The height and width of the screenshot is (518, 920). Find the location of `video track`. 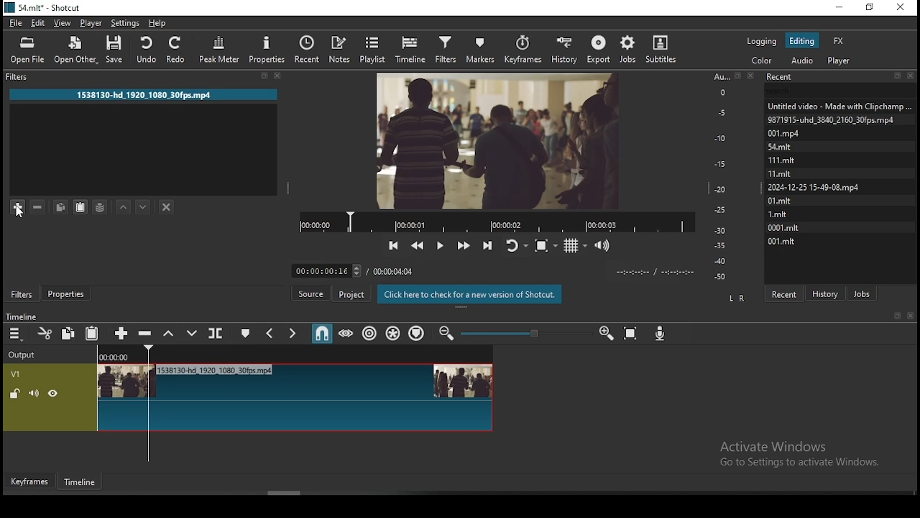

video track is located at coordinates (249, 398).